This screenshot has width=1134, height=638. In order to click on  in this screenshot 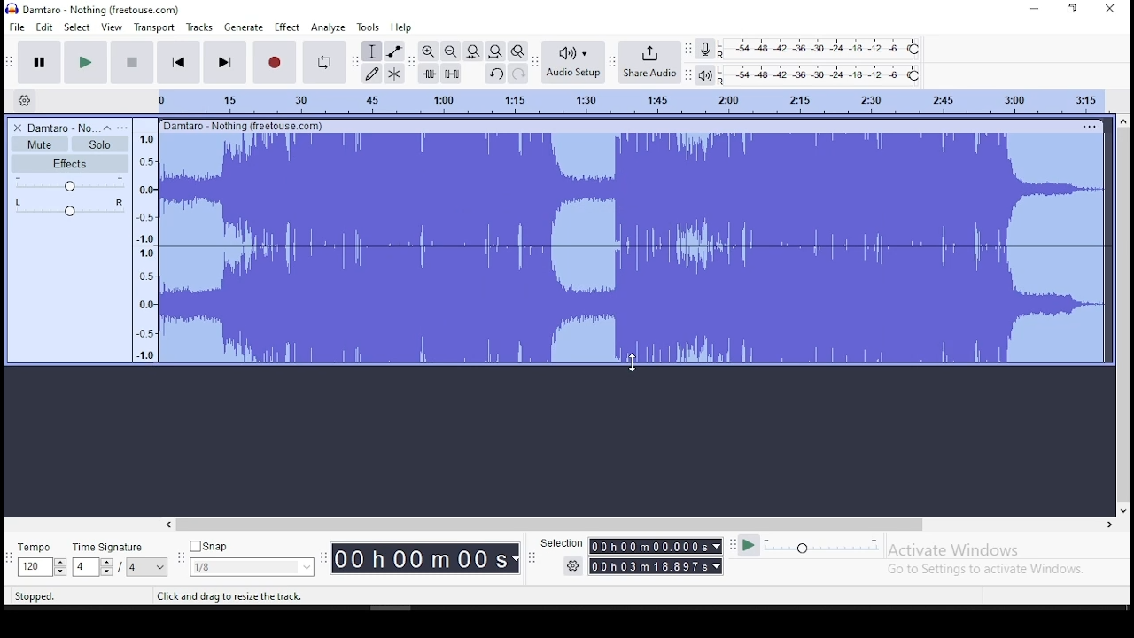, I will do `click(322, 560)`.